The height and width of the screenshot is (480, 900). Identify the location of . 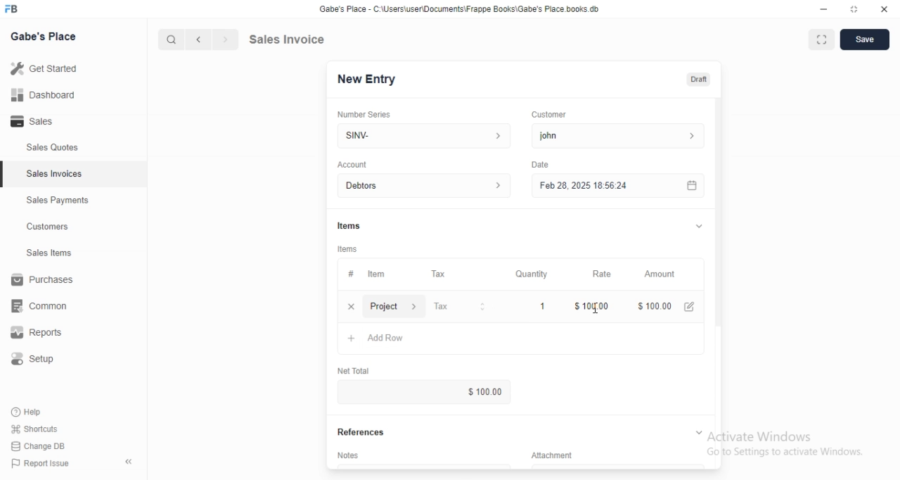
(350, 274).